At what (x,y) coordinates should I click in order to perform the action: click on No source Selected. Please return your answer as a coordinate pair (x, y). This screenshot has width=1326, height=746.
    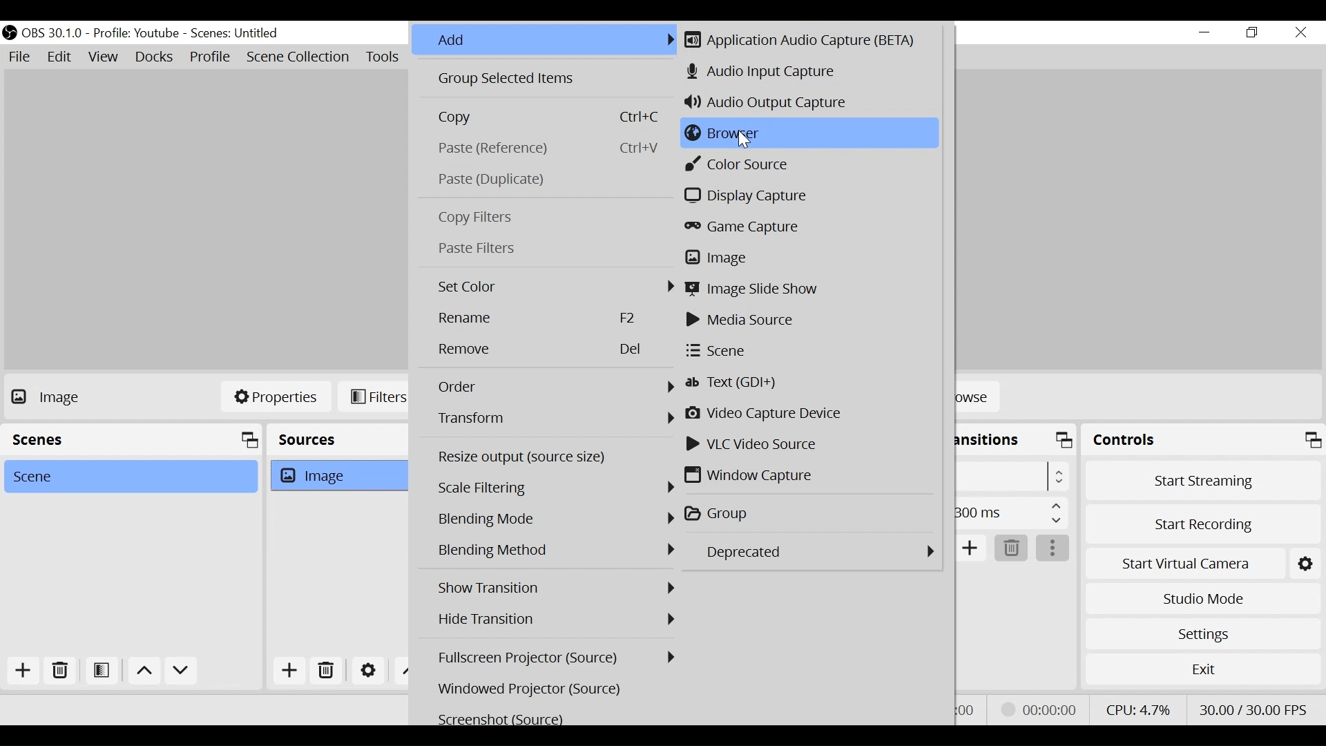
    Looking at the image, I should click on (73, 399).